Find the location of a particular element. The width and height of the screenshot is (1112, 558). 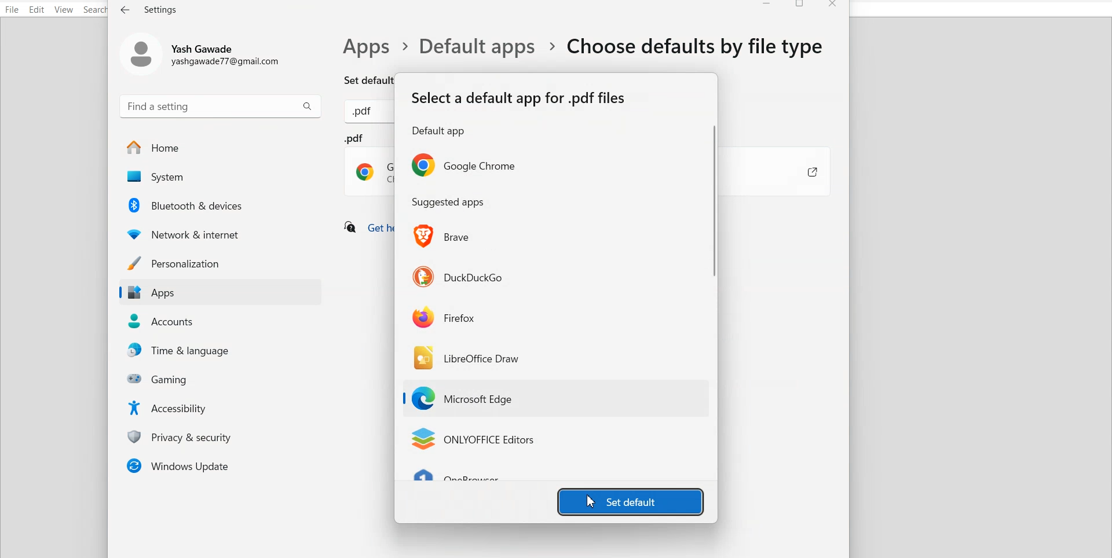

Cursor is located at coordinates (592, 501).